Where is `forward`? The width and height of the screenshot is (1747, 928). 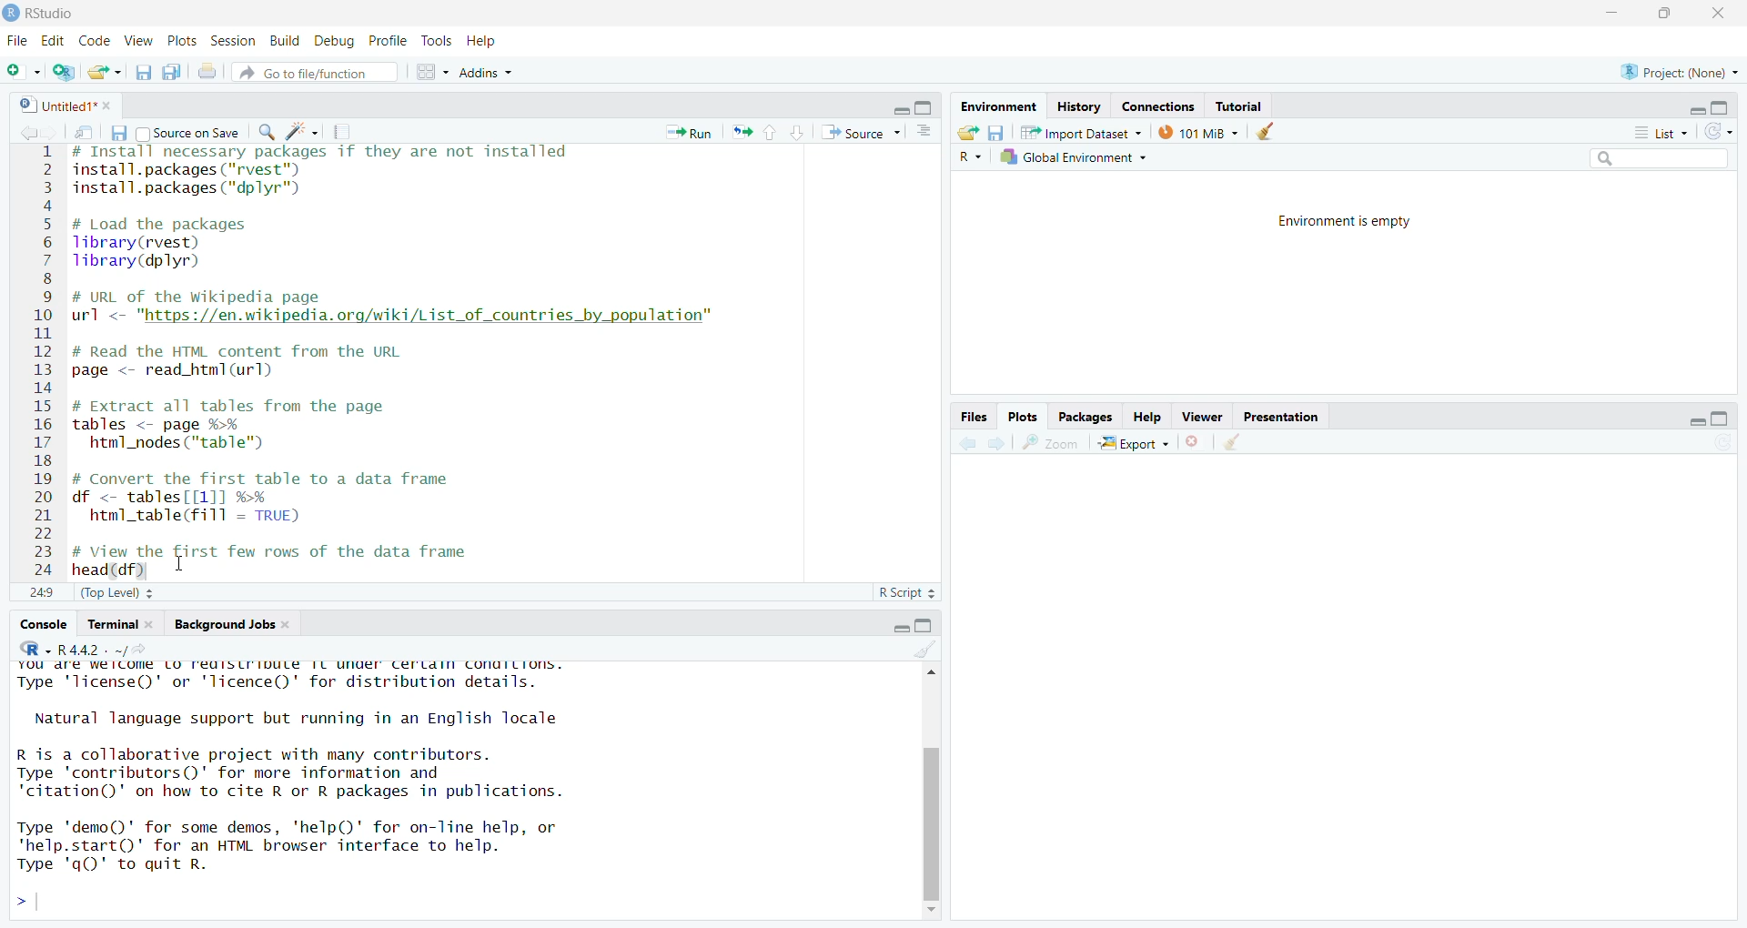 forward is located at coordinates (997, 443).